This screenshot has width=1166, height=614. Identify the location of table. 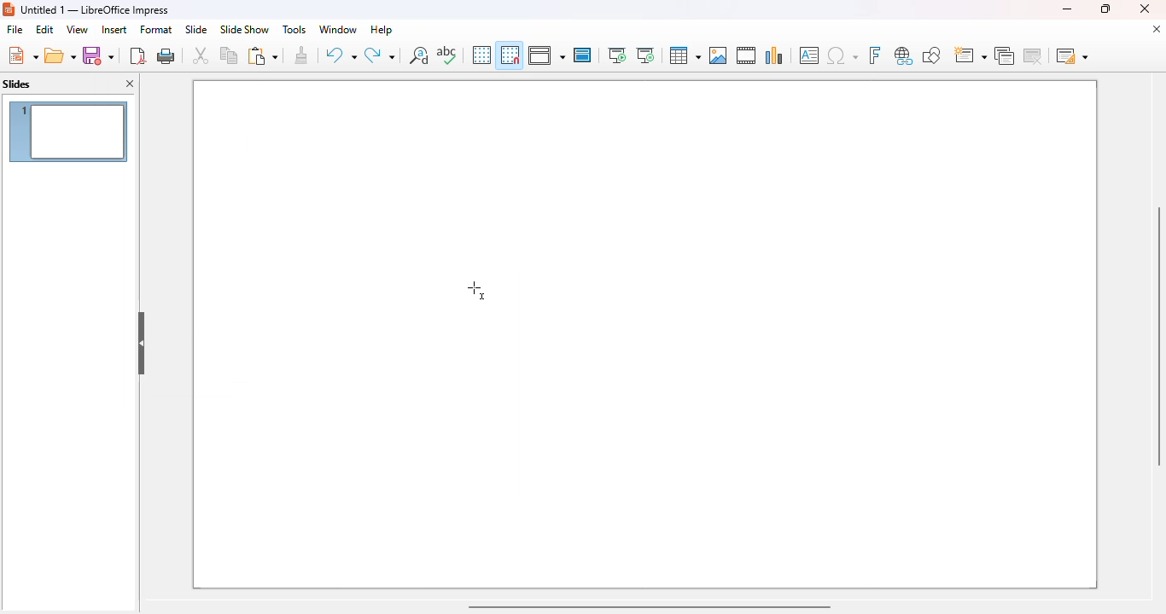
(684, 55).